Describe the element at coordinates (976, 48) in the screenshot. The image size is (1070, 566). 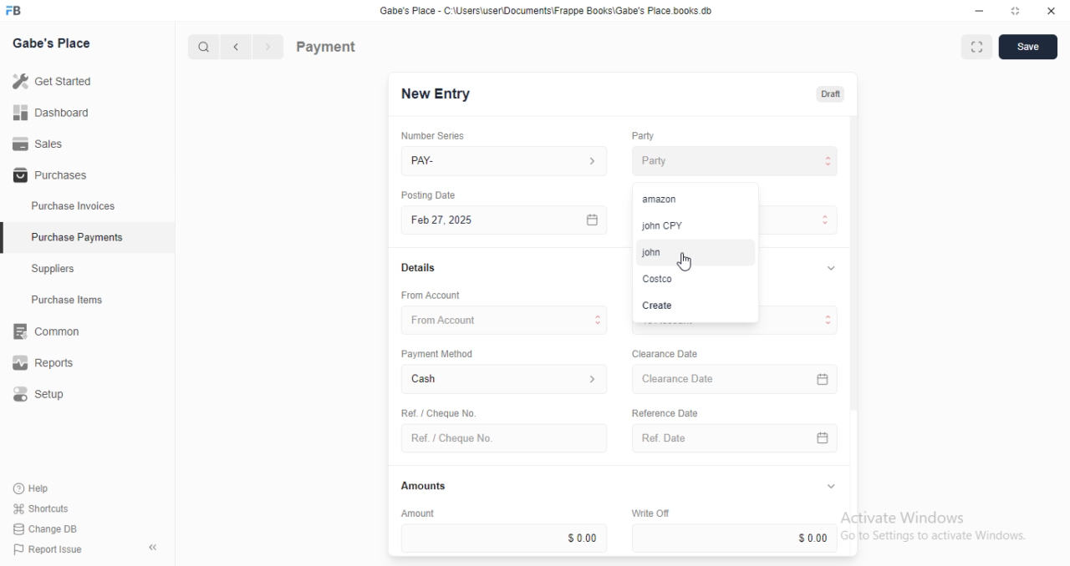
I see `fit to window` at that location.